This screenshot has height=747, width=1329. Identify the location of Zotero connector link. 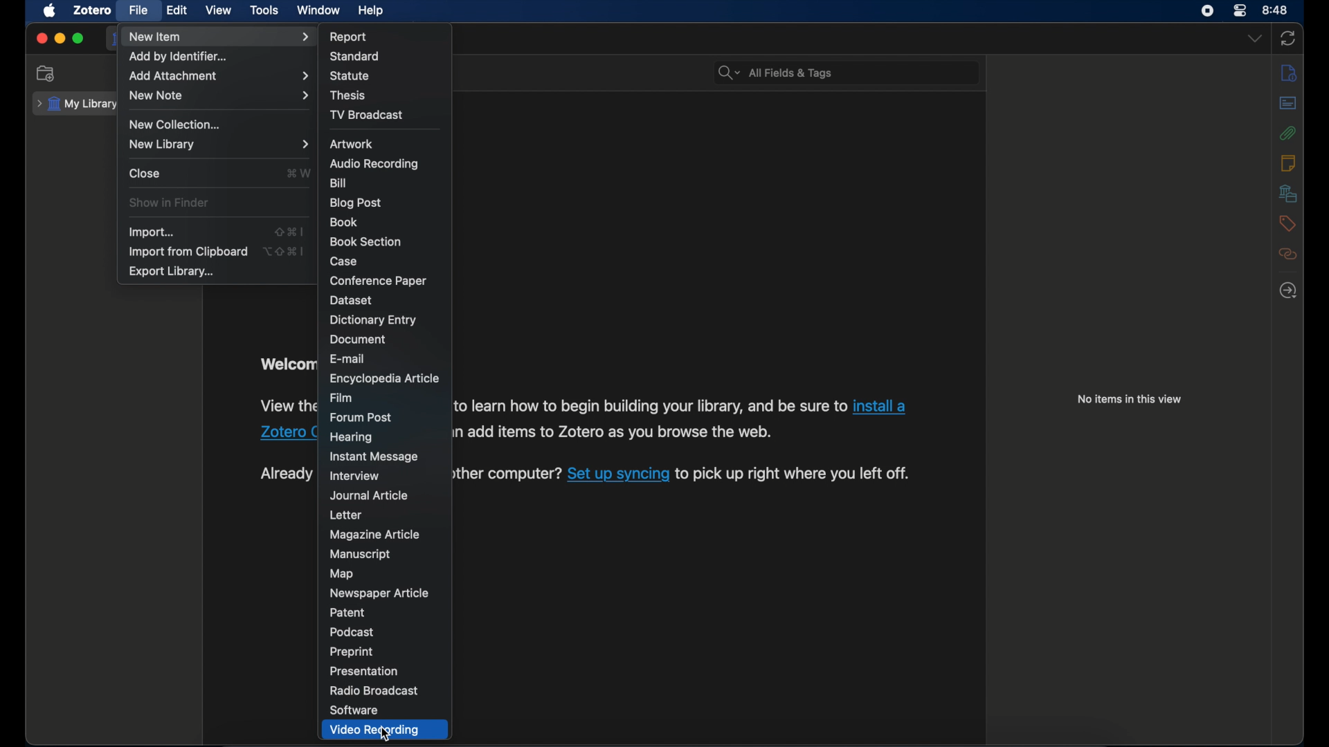
(882, 407).